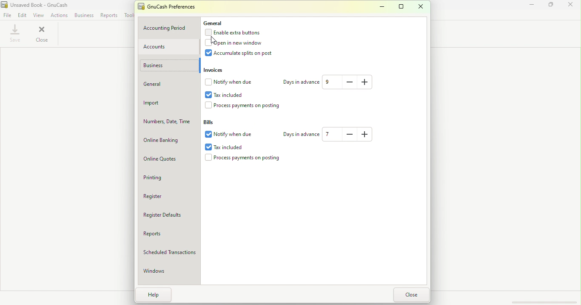 The width and height of the screenshot is (581, 305). I want to click on Maximize, so click(400, 8).